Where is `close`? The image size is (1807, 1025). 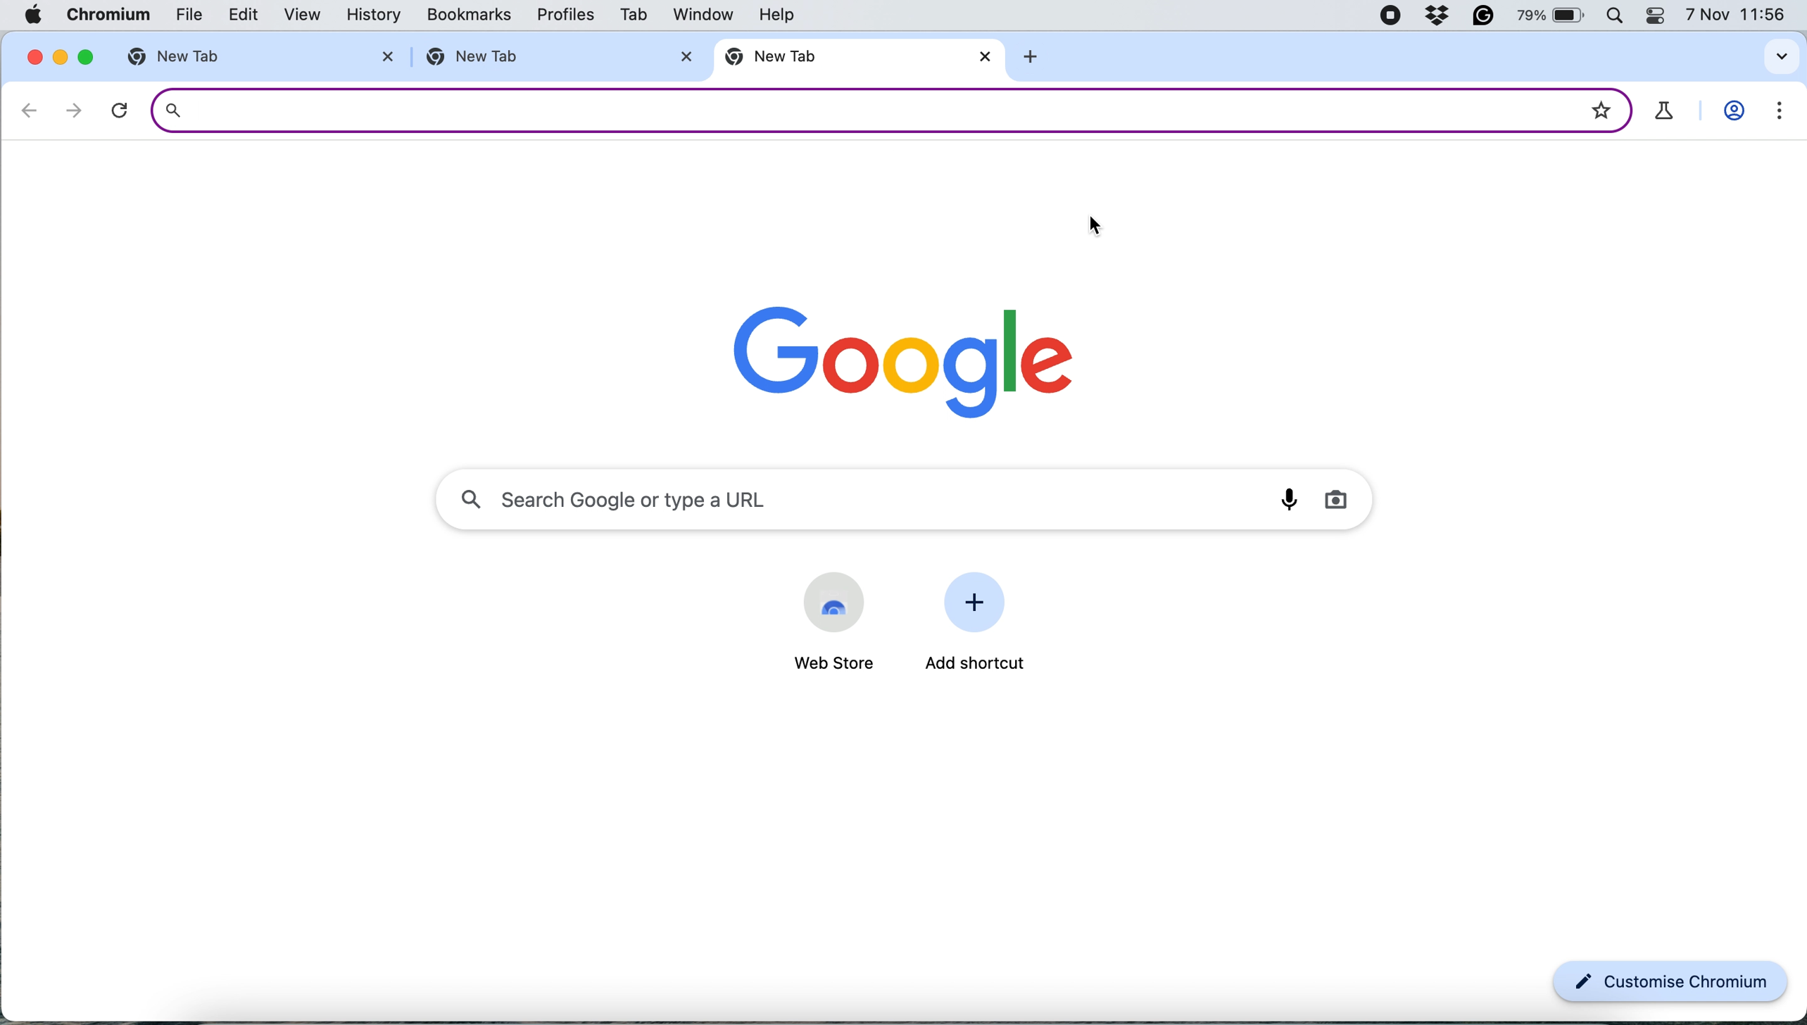 close is located at coordinates (31, 56).